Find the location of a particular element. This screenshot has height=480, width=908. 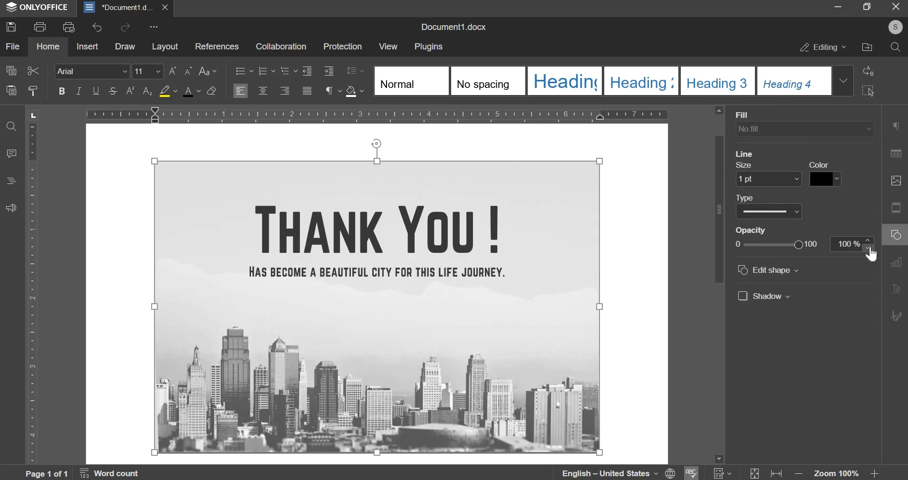

align left is located at coordinates (240, 90).